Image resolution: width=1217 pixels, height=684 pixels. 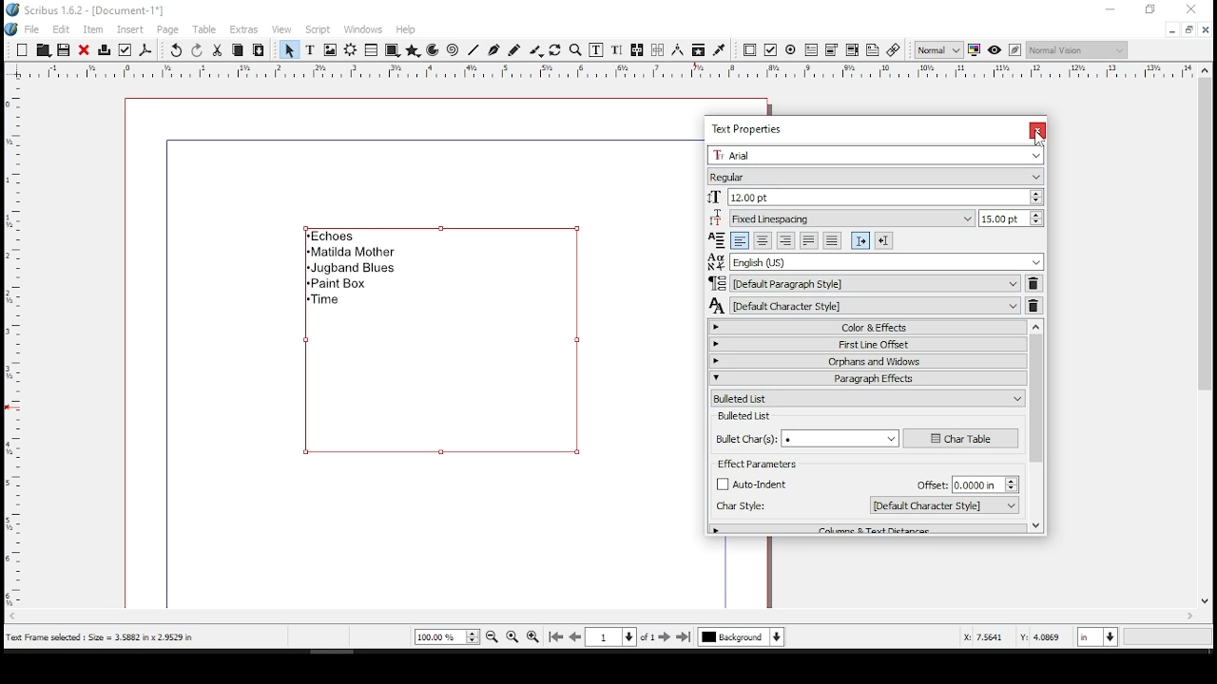 I want to click on jugband blues, so click(x=351, y=270).